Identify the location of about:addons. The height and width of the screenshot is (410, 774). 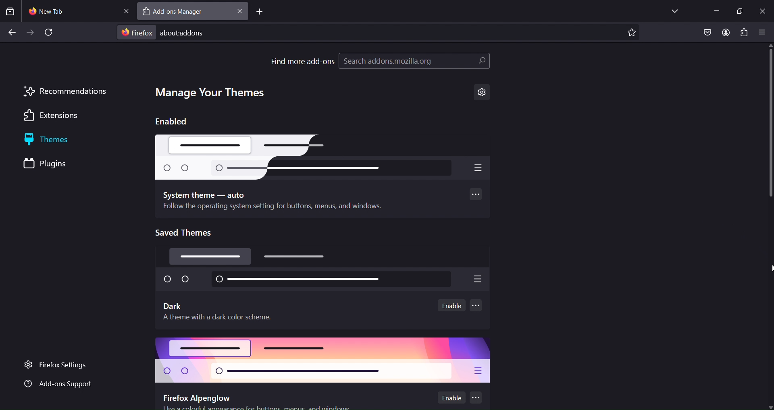
(196, 32).